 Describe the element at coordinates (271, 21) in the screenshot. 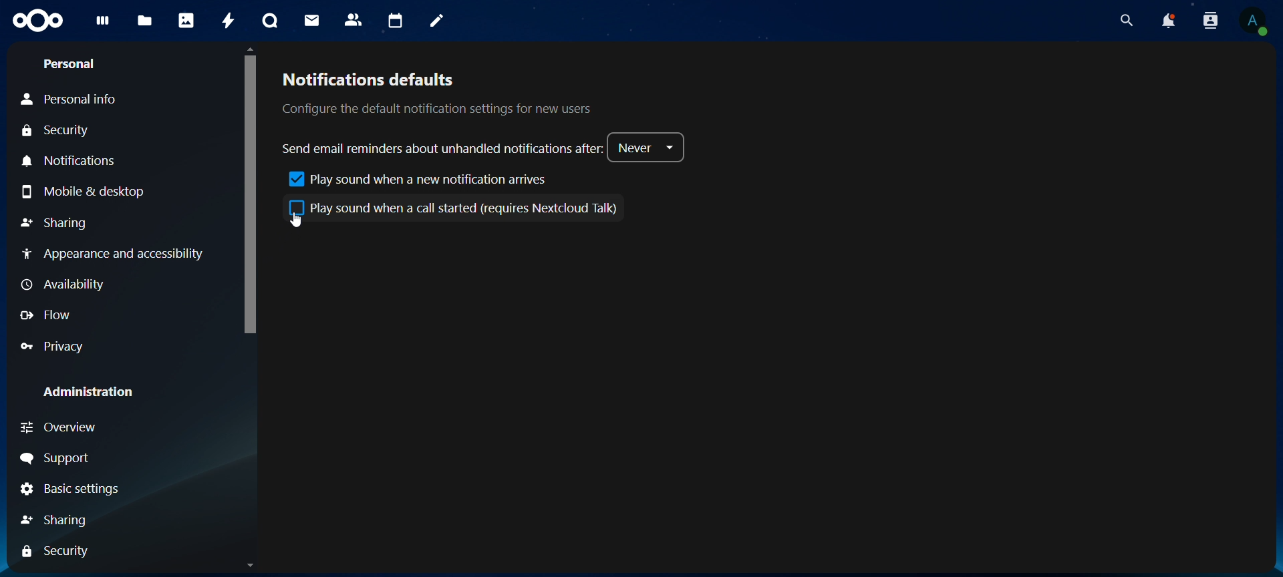

I see `talk` at that location.